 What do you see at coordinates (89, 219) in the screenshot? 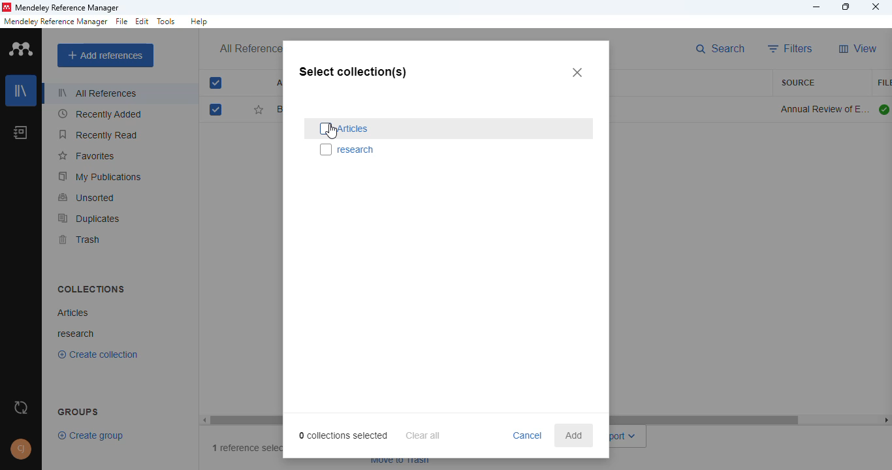
I see `duplicates` at bounding box center [89, 219].